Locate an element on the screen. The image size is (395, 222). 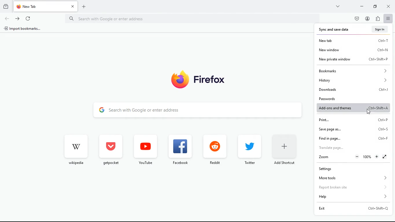
history is located at coordinates (352, 79).